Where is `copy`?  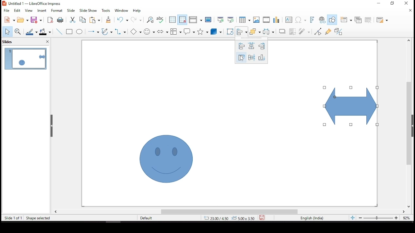 copy is located at coordinates (81, 20).